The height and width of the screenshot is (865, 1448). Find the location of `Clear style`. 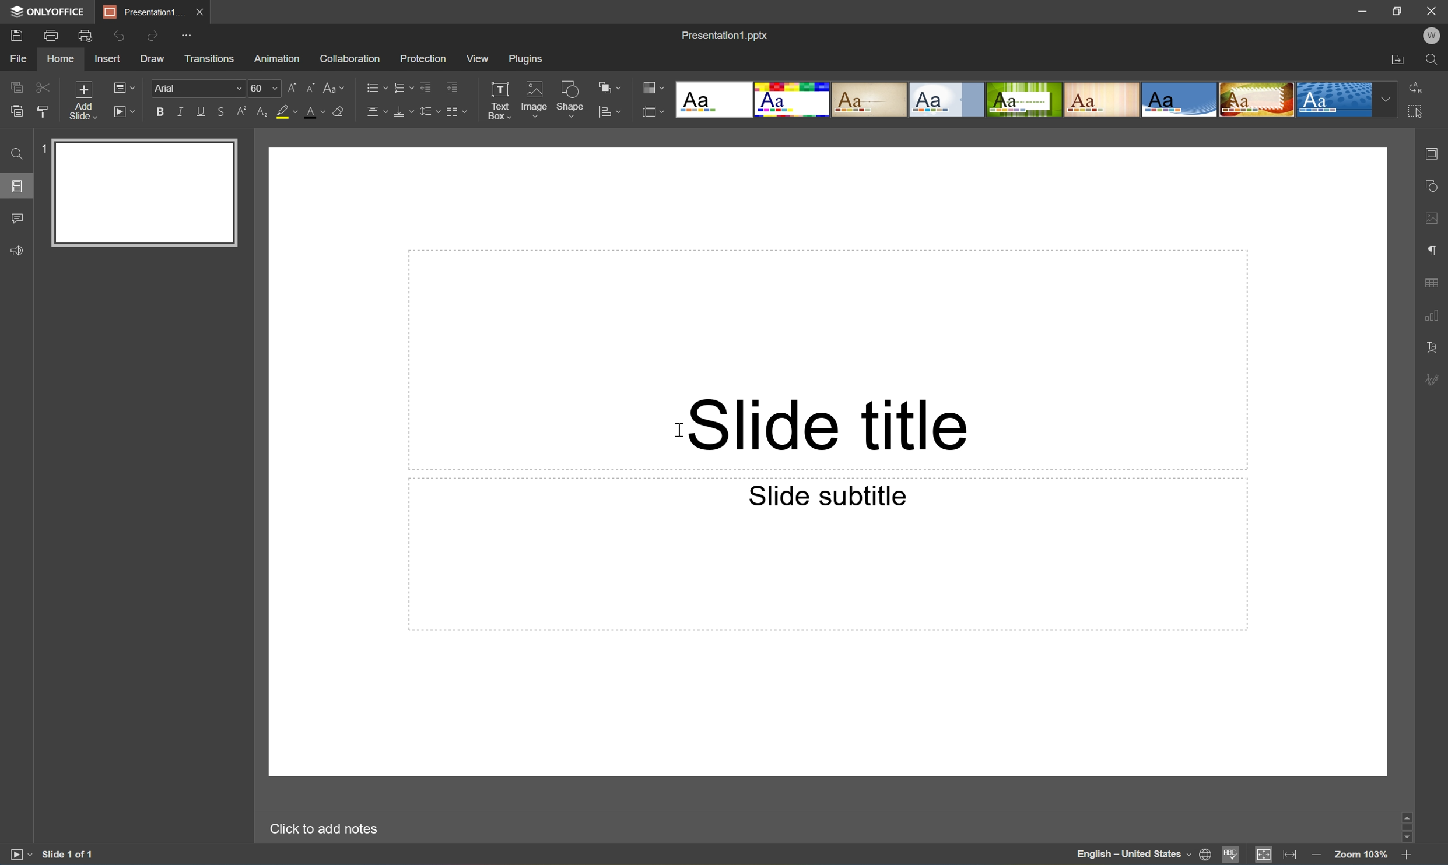

Clear style is located at coordinates (339, 110).